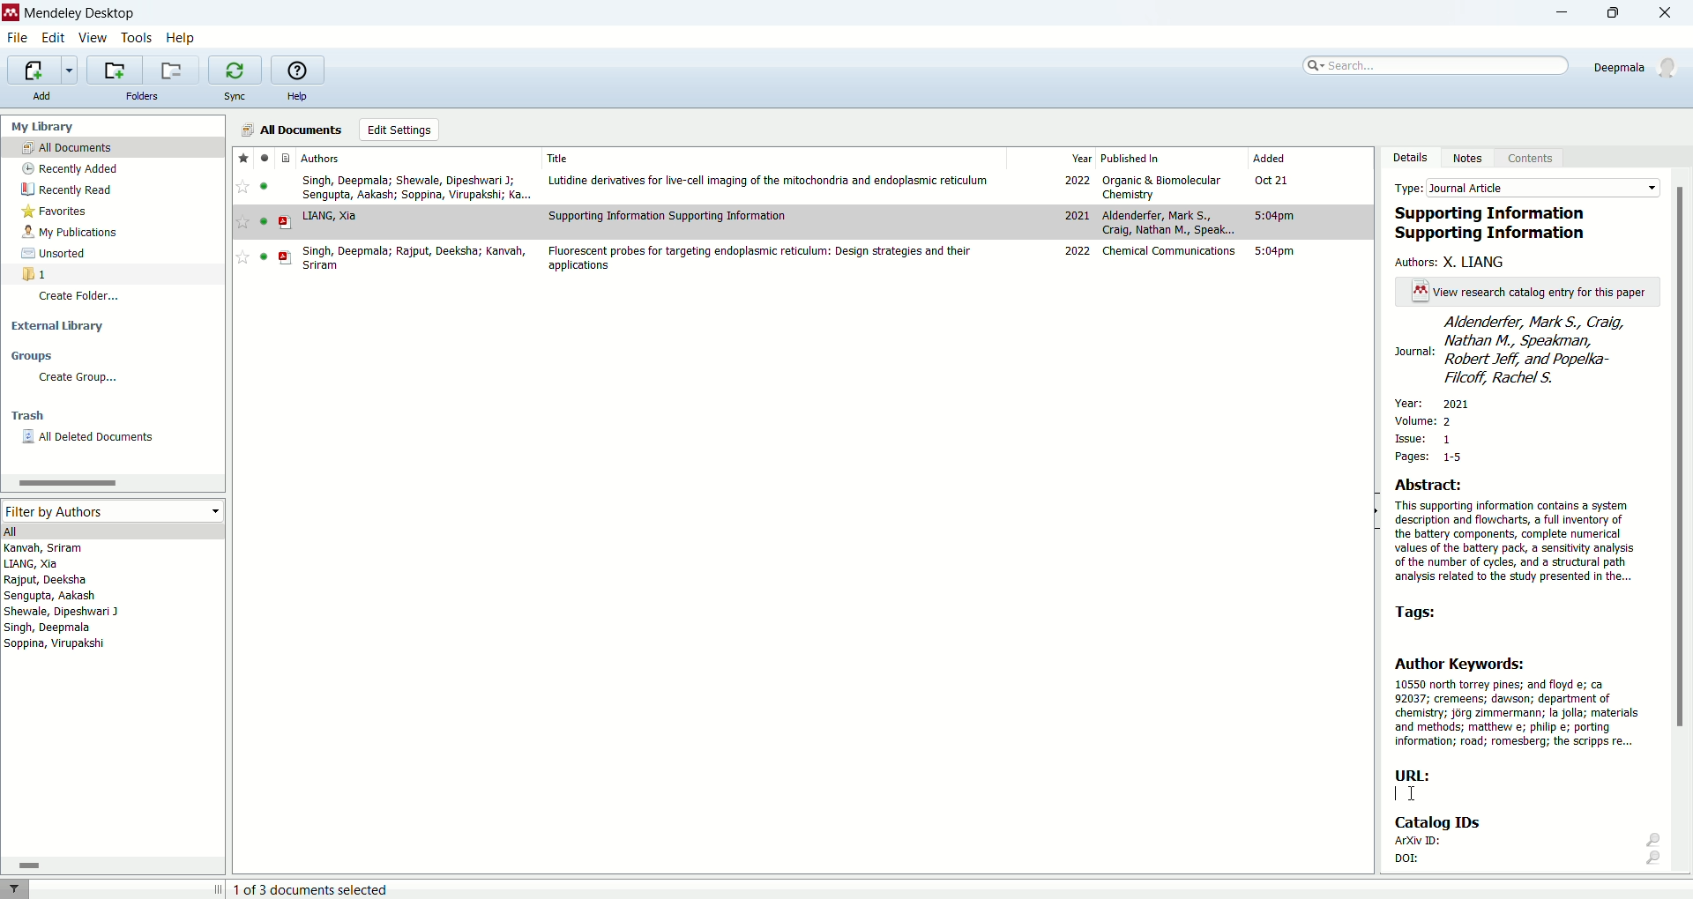 The height and width of the screenshot is (899, 1693). What do you see at coordinates (1562, 12) in the screenshot?
I see `minimize` at bounding box center [1562, 12].